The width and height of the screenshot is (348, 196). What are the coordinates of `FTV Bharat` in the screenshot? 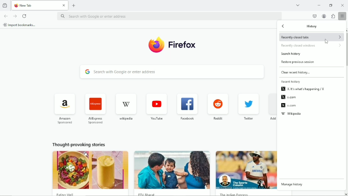 It's located at (172, 193).